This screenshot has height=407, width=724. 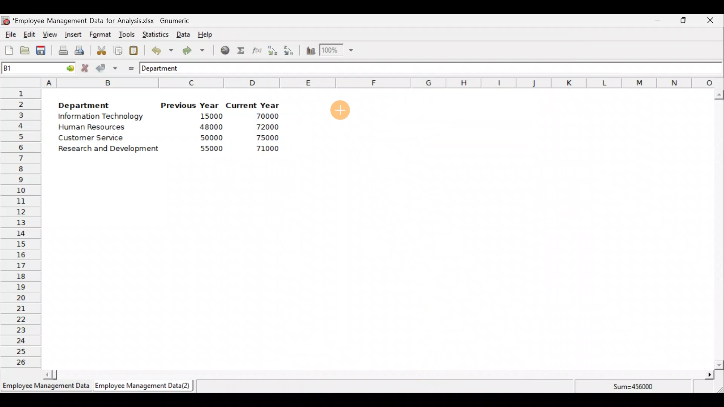 I want to click on 72000, so click(x=263, y=127).